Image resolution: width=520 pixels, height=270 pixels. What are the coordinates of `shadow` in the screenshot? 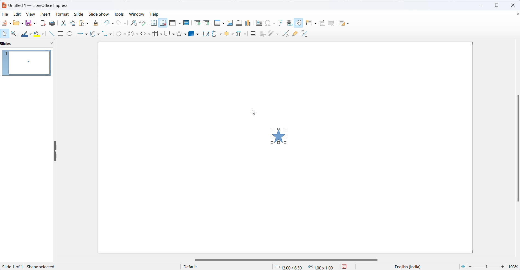 It's located at (254, 34).